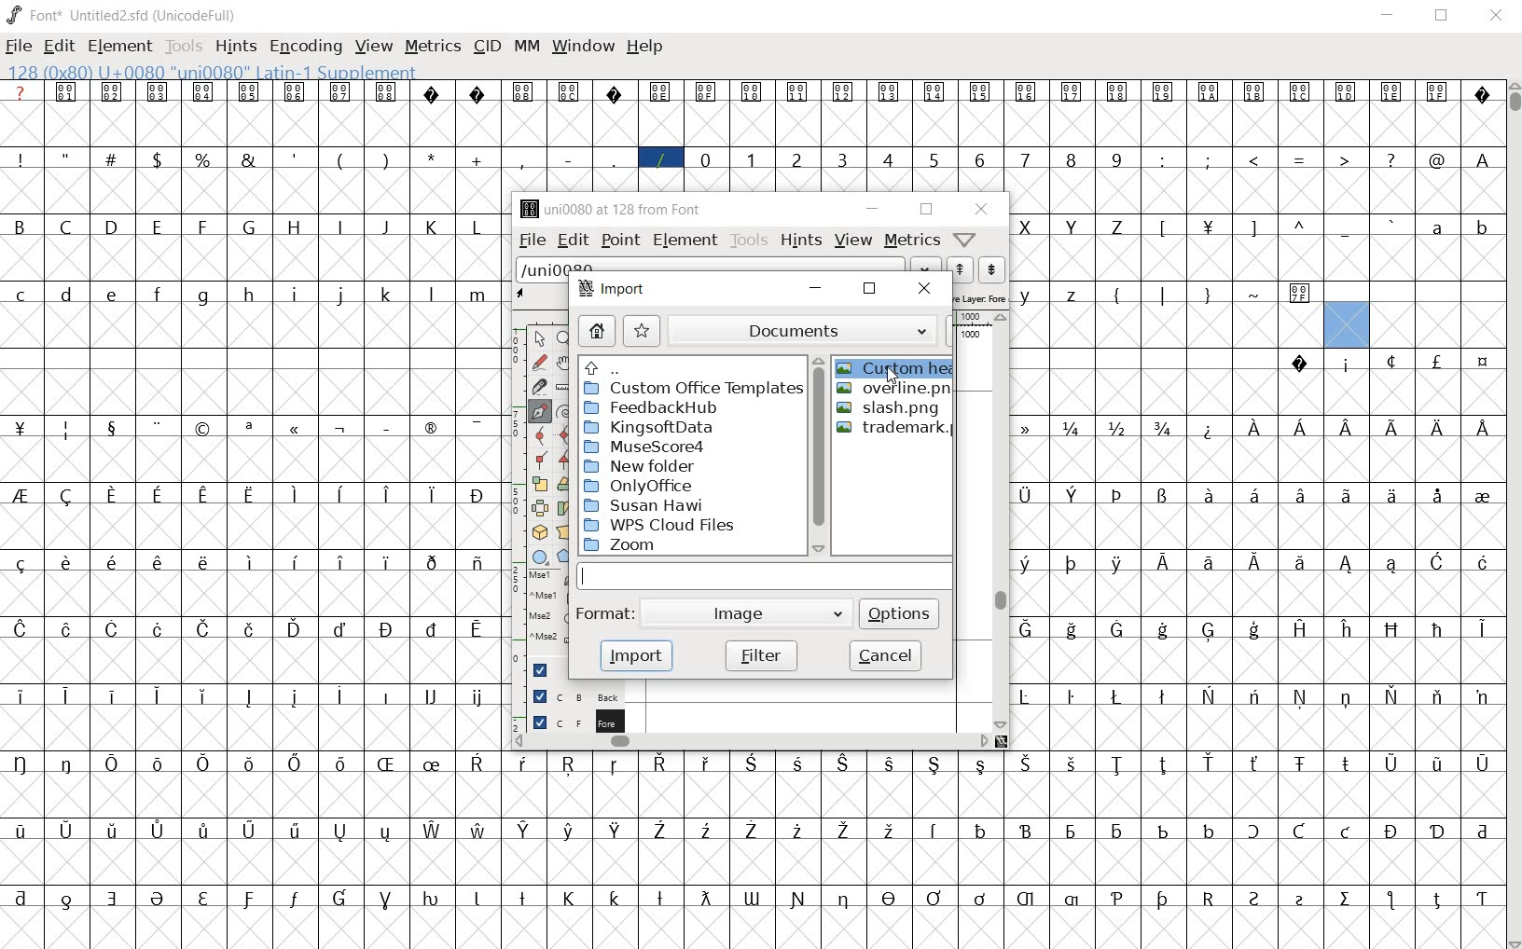 The width and height of the screenshot is (1522, 949). I want to click on element, so click(685, 241).